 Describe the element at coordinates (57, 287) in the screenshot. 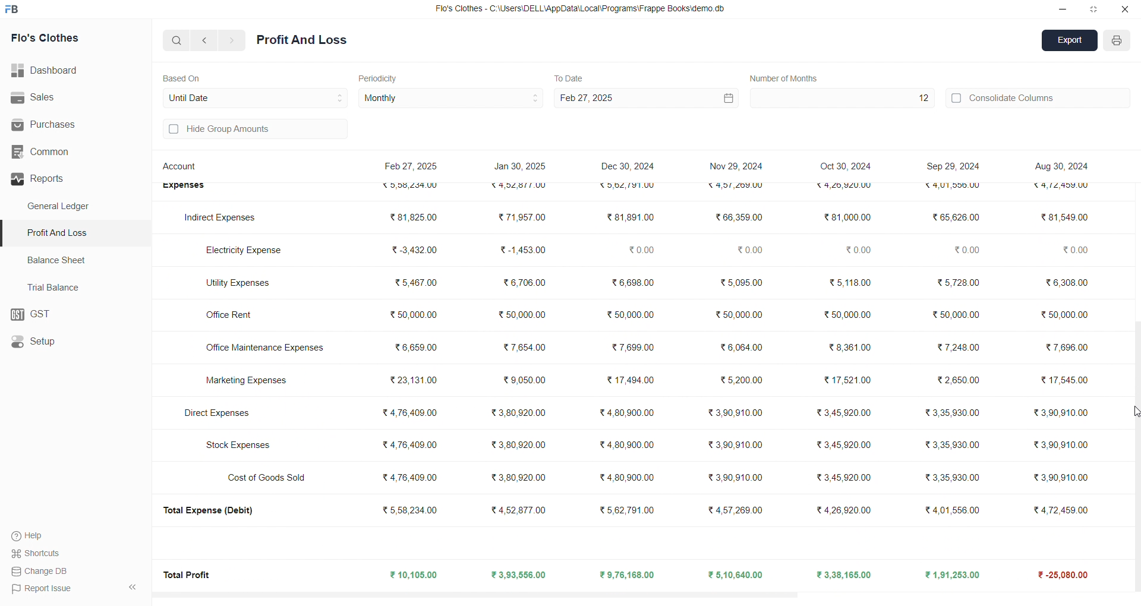

I see `Trial Balance` at that location.